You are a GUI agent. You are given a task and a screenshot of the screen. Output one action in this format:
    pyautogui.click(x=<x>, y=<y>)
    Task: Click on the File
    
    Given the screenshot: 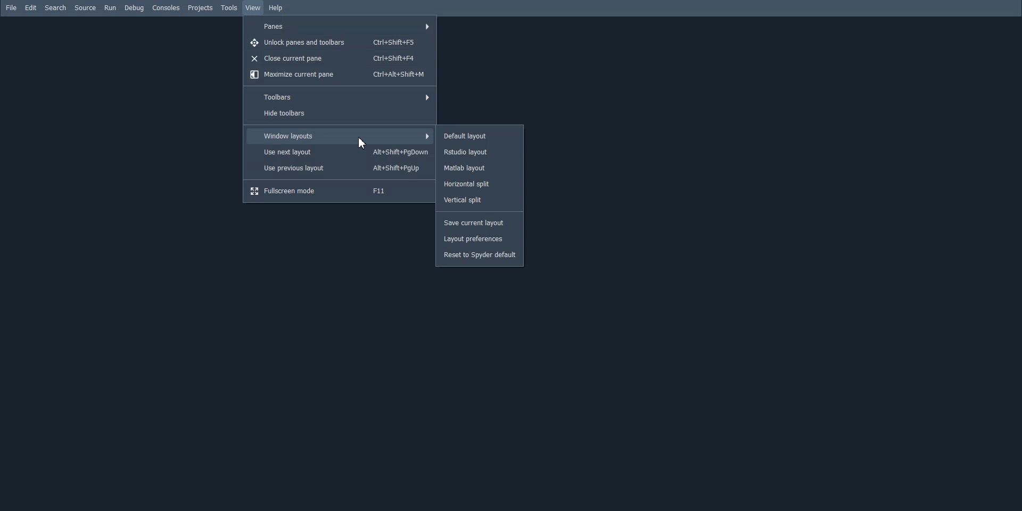 What is the action you would take?
    pyautogui.click(x=11, y=7)
    